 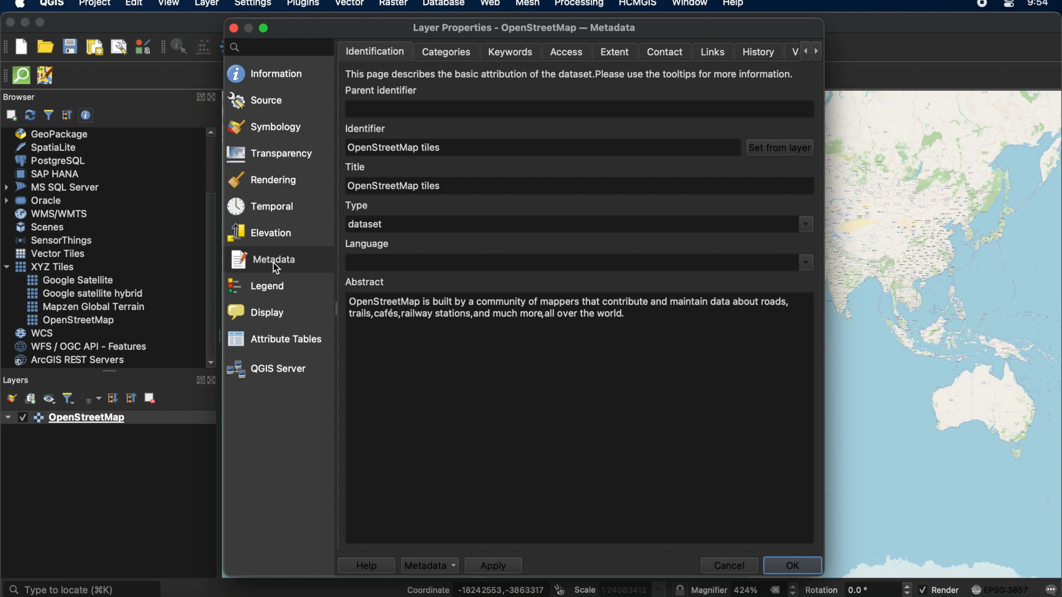 What do you see at coordinates (638, 4) in the screenshot?
I see `HCMGIS` at bounding box center [638, 4].